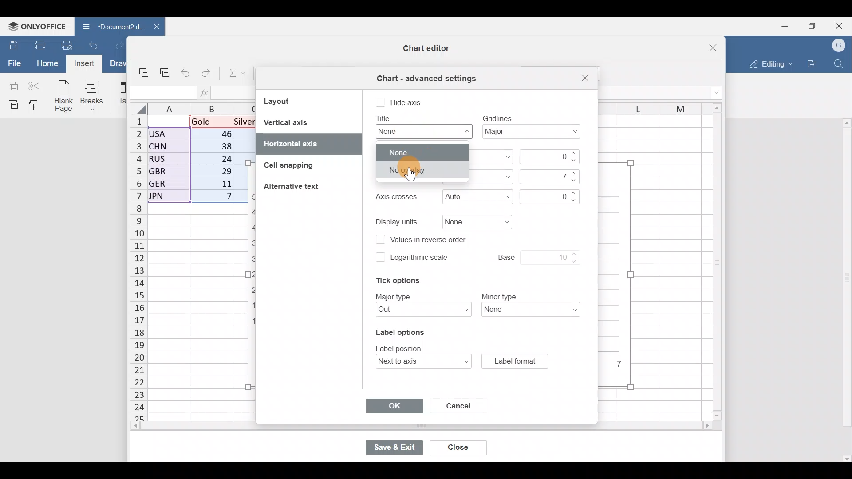  I want to click on checkbox, so click(379, 257).